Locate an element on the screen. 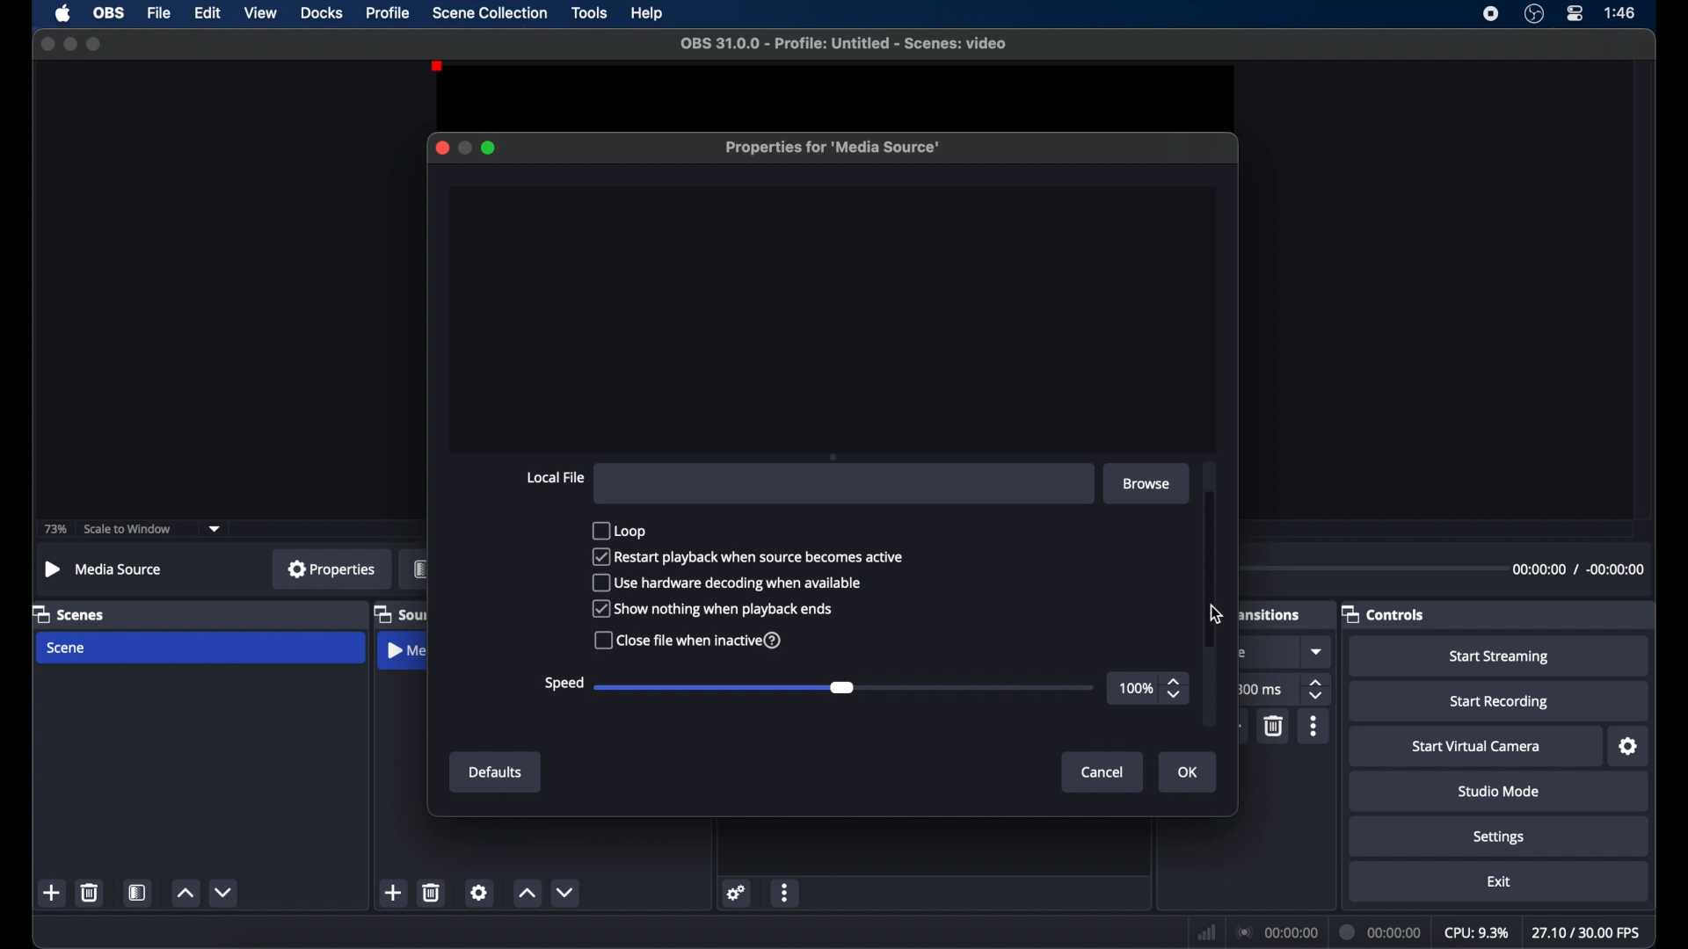  local file is located at coordinates (555, 477).